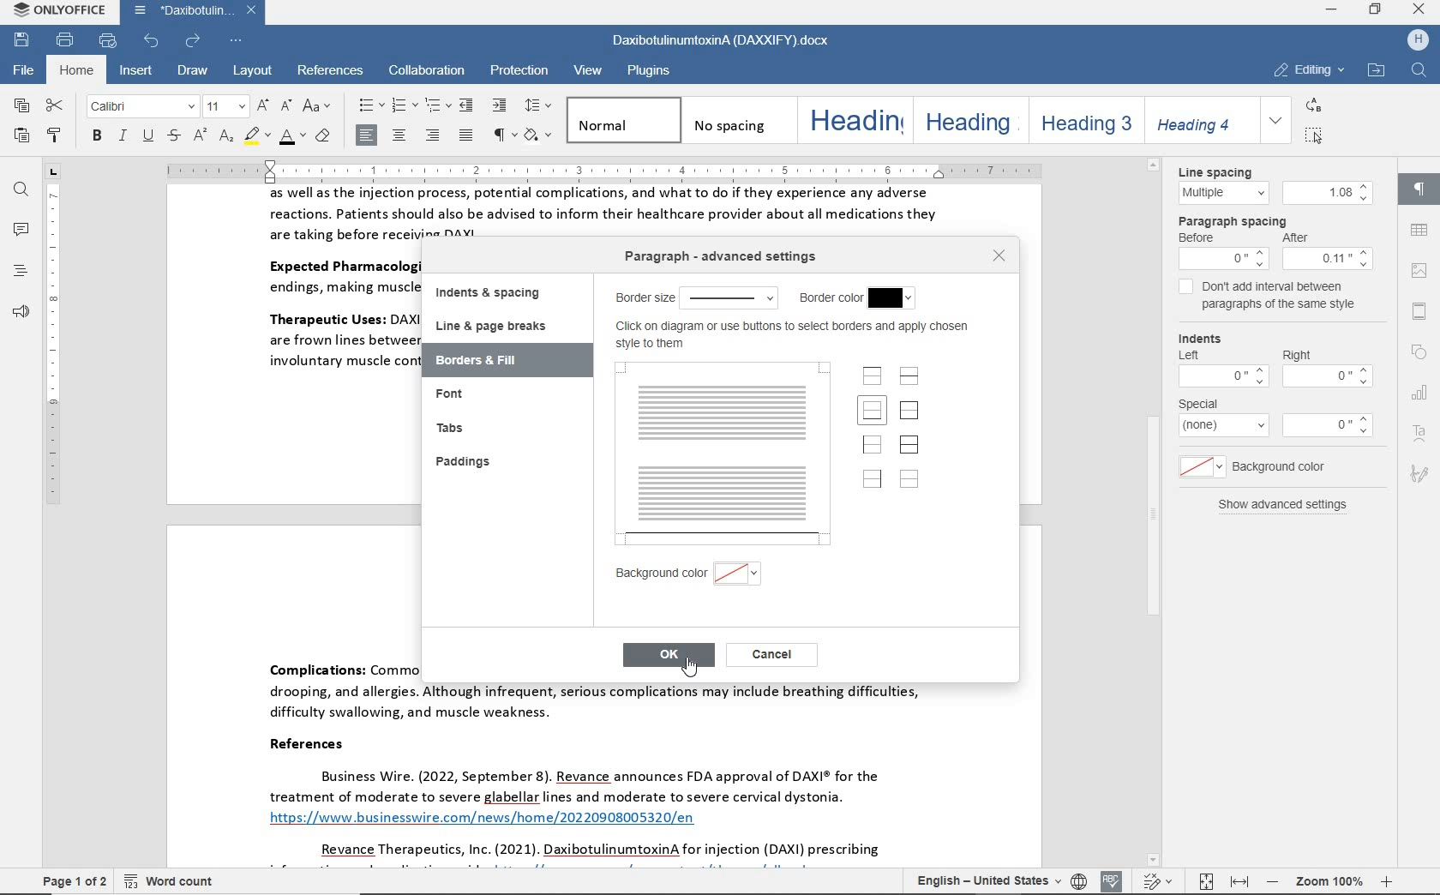 Image resolution: width=1440 pixels, height=895 pixels. What do you see at coordinates (17, 273) in the screenshot?
I see `headings` at bounding box center [17, 273].